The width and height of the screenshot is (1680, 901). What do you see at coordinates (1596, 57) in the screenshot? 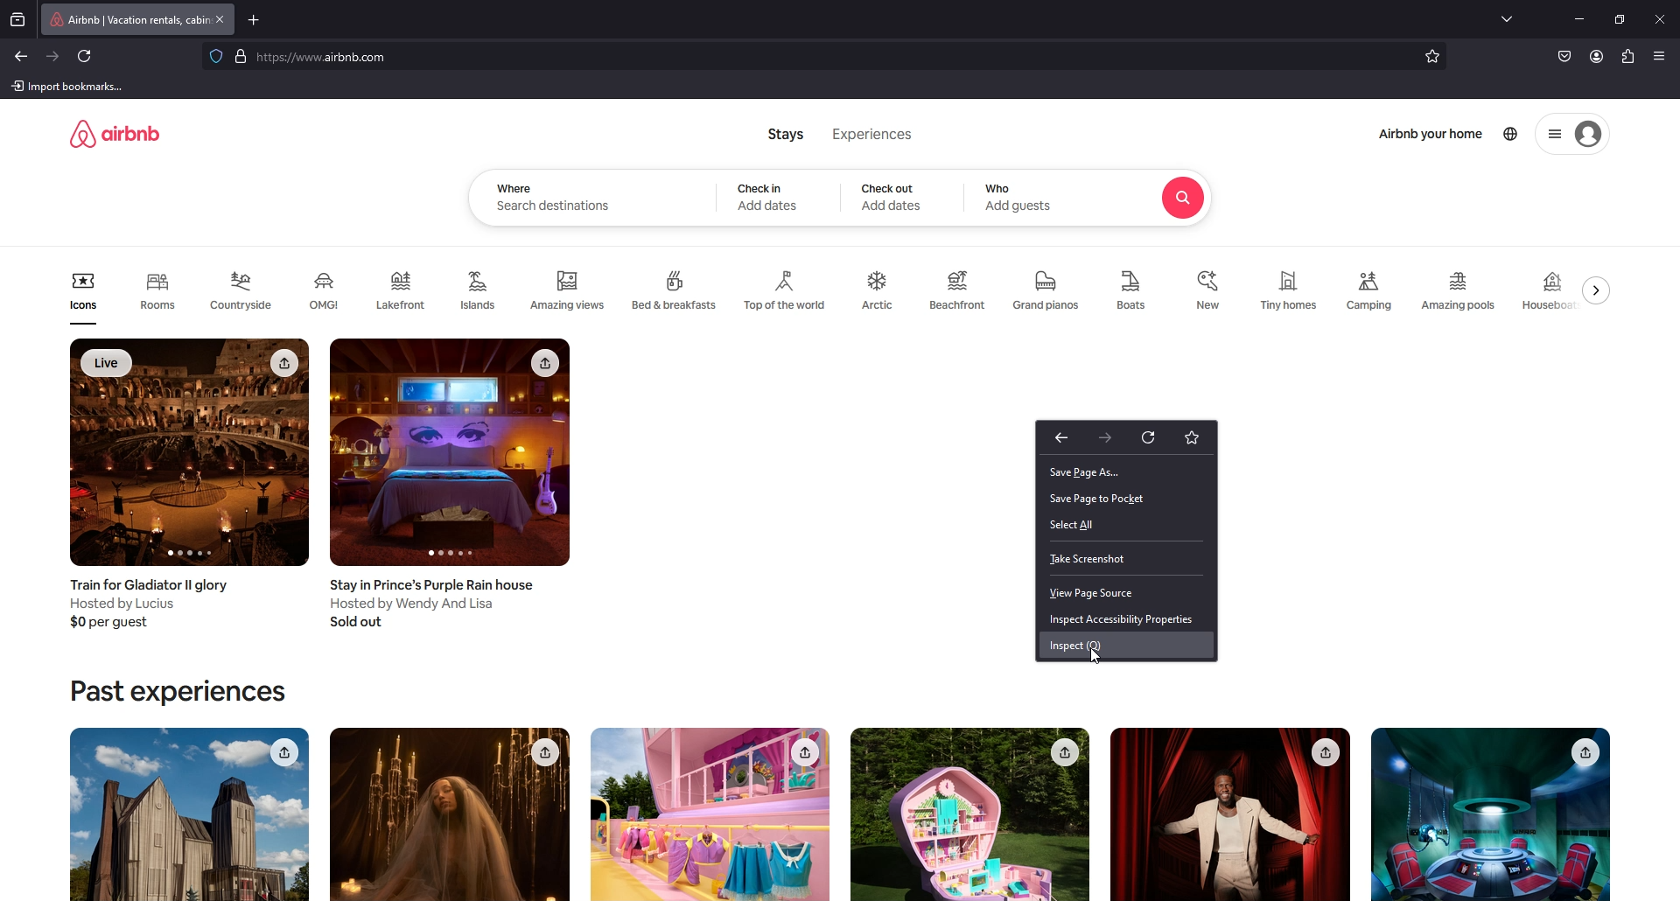
I see `profile` at bounding box center [1596, 57].